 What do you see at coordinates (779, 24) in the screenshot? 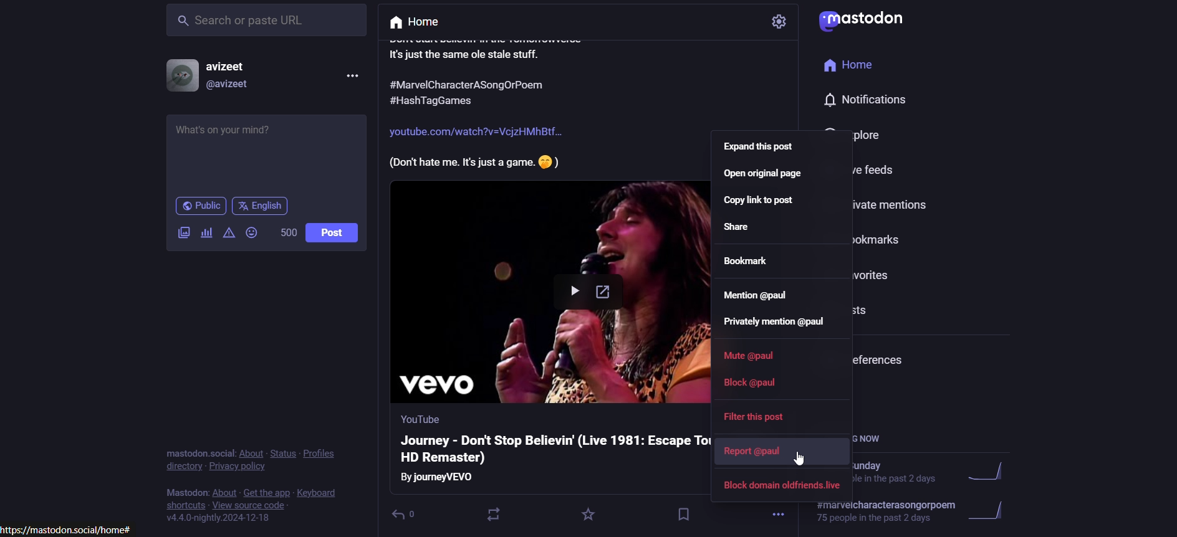
I see `more` at bounding box center [779, 24].